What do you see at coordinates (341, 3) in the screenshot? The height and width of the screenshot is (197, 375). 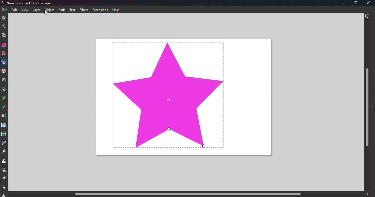 I see `Minimize ` at bounding box center [341, 3].